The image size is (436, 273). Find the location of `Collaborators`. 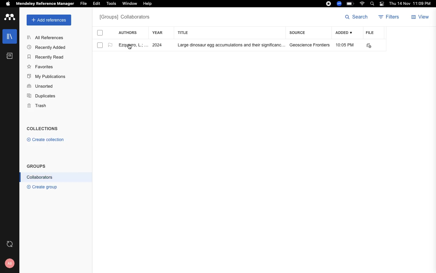

Collaborators is located at coordinates (40, 177).